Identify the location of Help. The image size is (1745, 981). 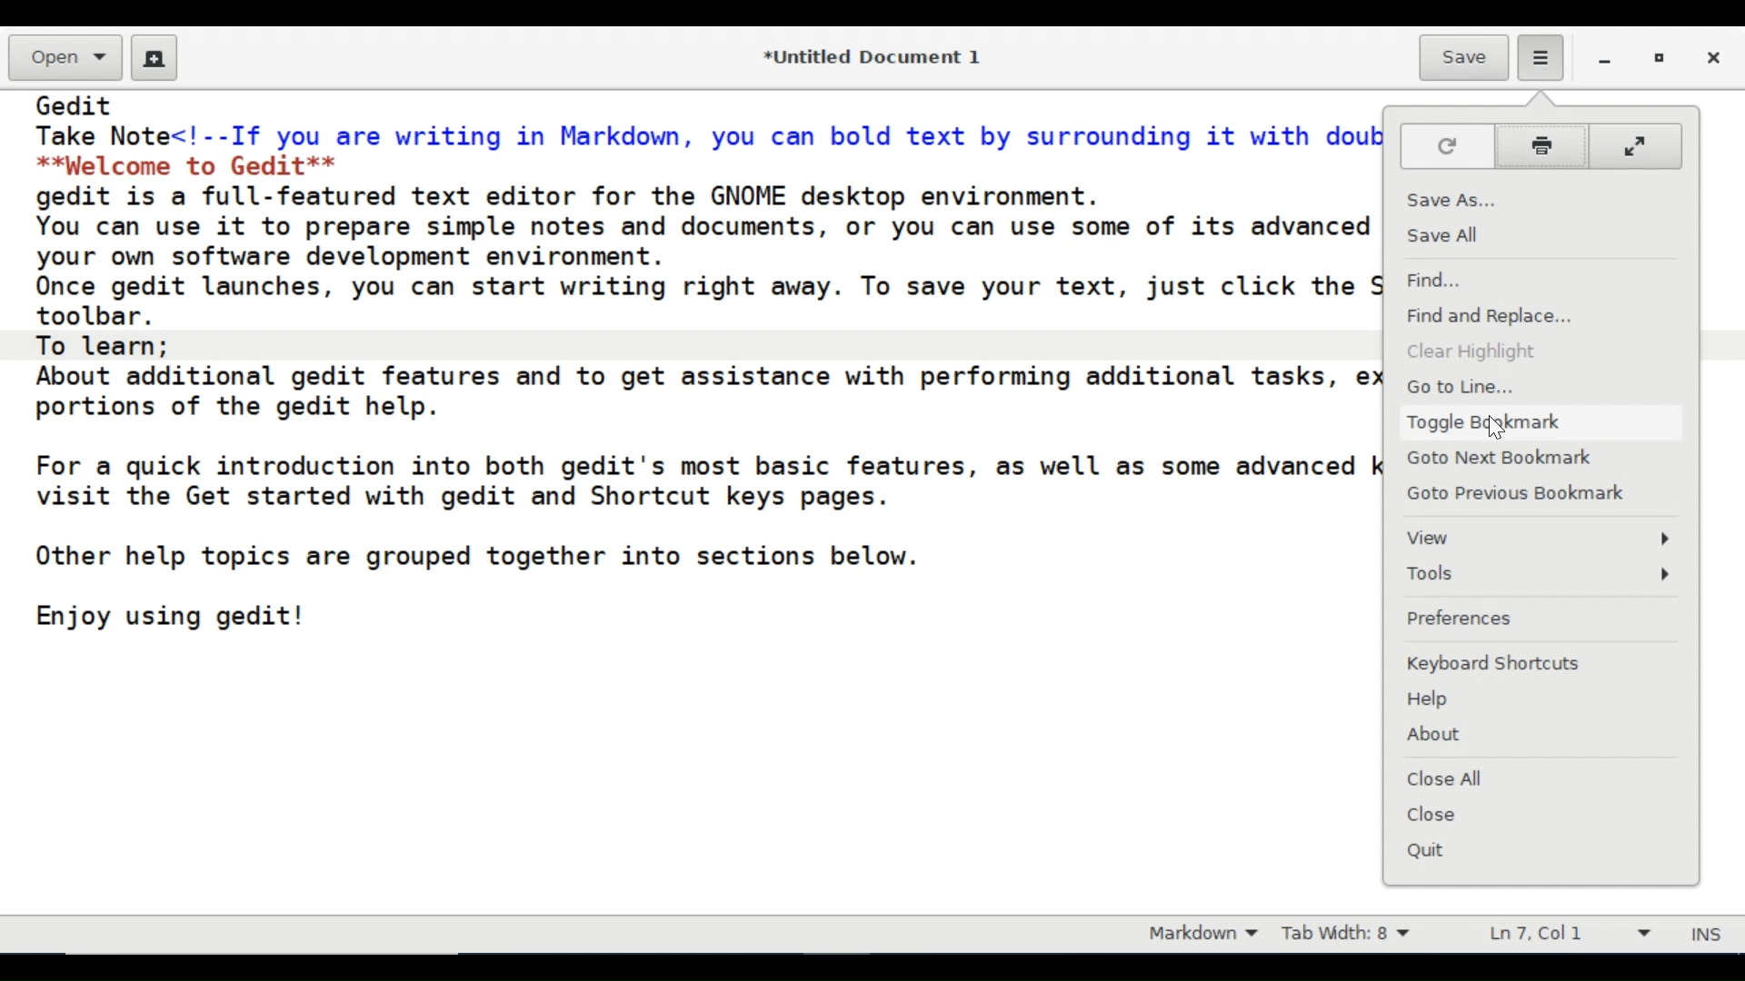
(1431, 699).